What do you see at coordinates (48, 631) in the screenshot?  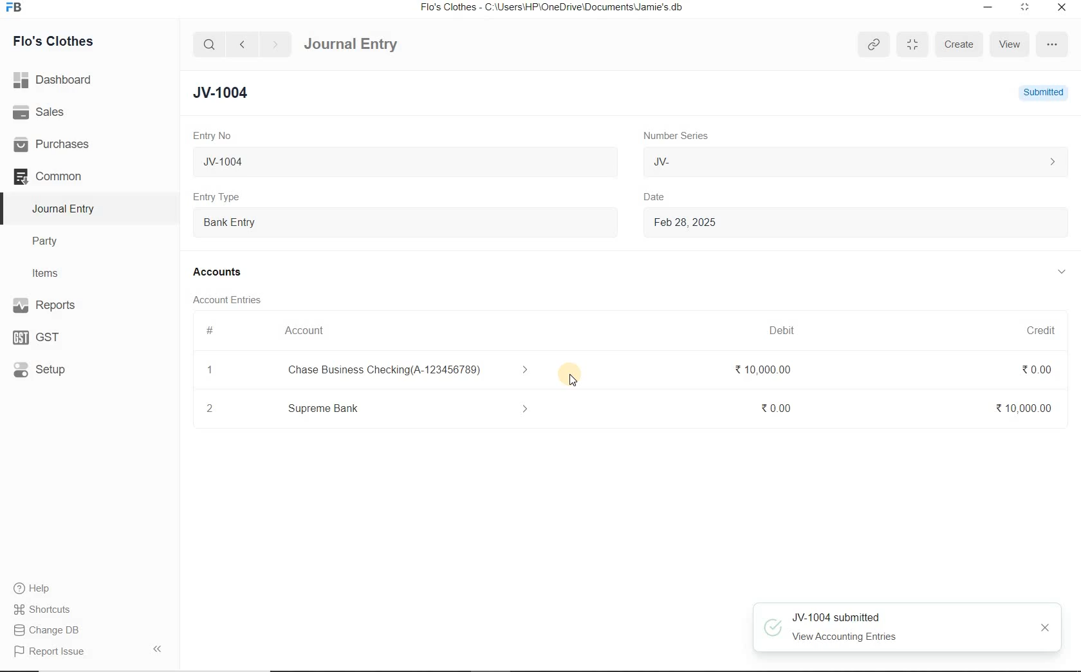 I see `Change DB` at bounding box center [48, 631].